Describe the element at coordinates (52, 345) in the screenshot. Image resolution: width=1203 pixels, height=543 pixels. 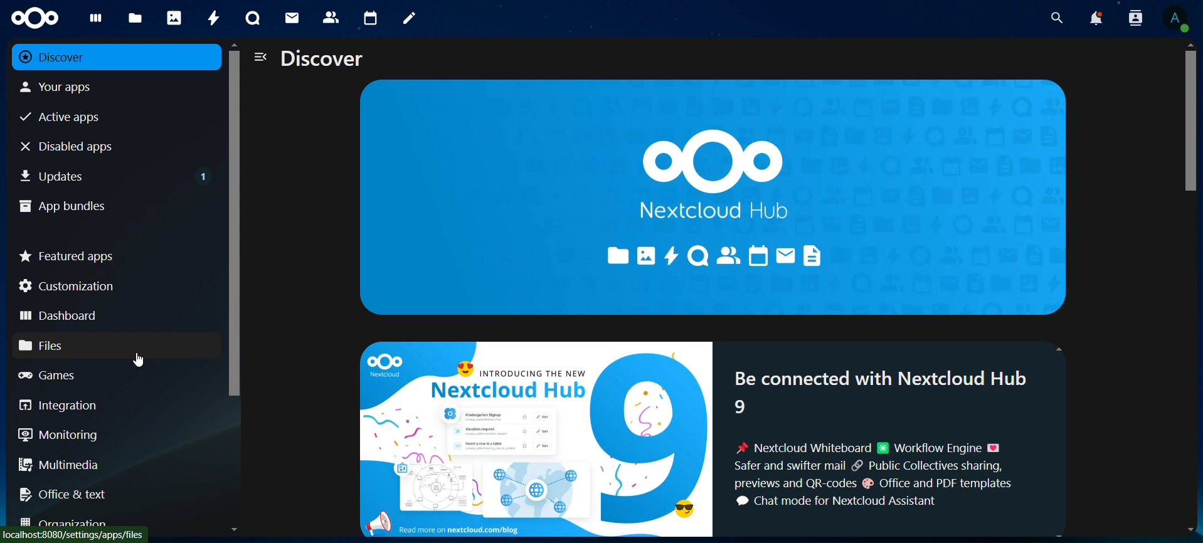
I see `files` at that location.